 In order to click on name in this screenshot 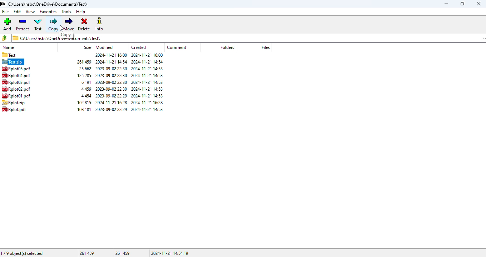, I will do `click(9, 47)`.